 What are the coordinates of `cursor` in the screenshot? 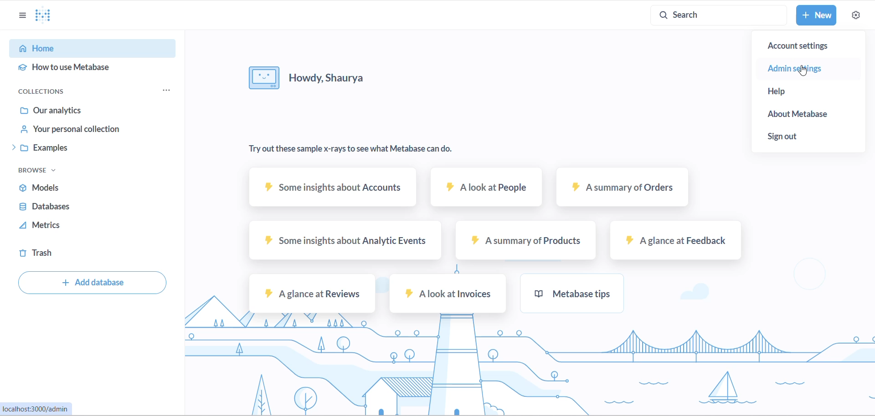 It's located at (859, 18).